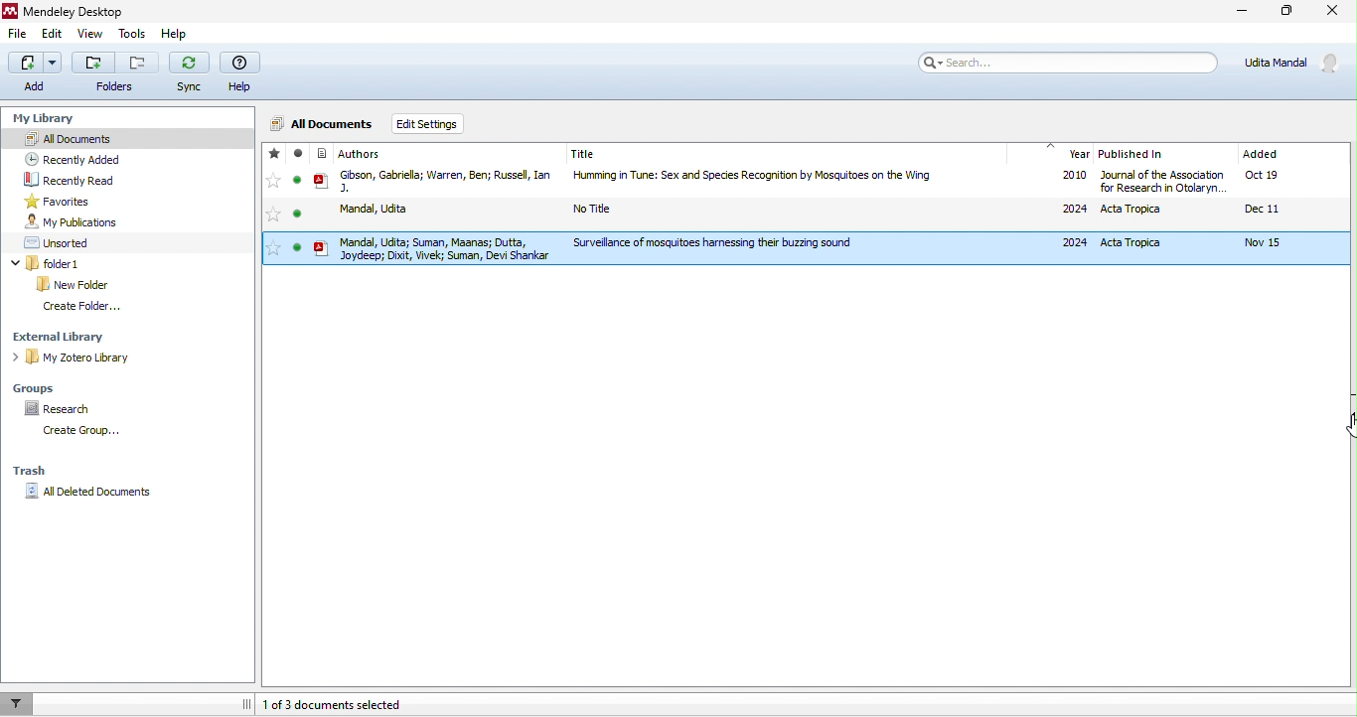 Image resolution: width=1357 pixels, height=717 pixels. Describe the element at coordinates (1333, 12) in the screenshot. I see `close` at that location.